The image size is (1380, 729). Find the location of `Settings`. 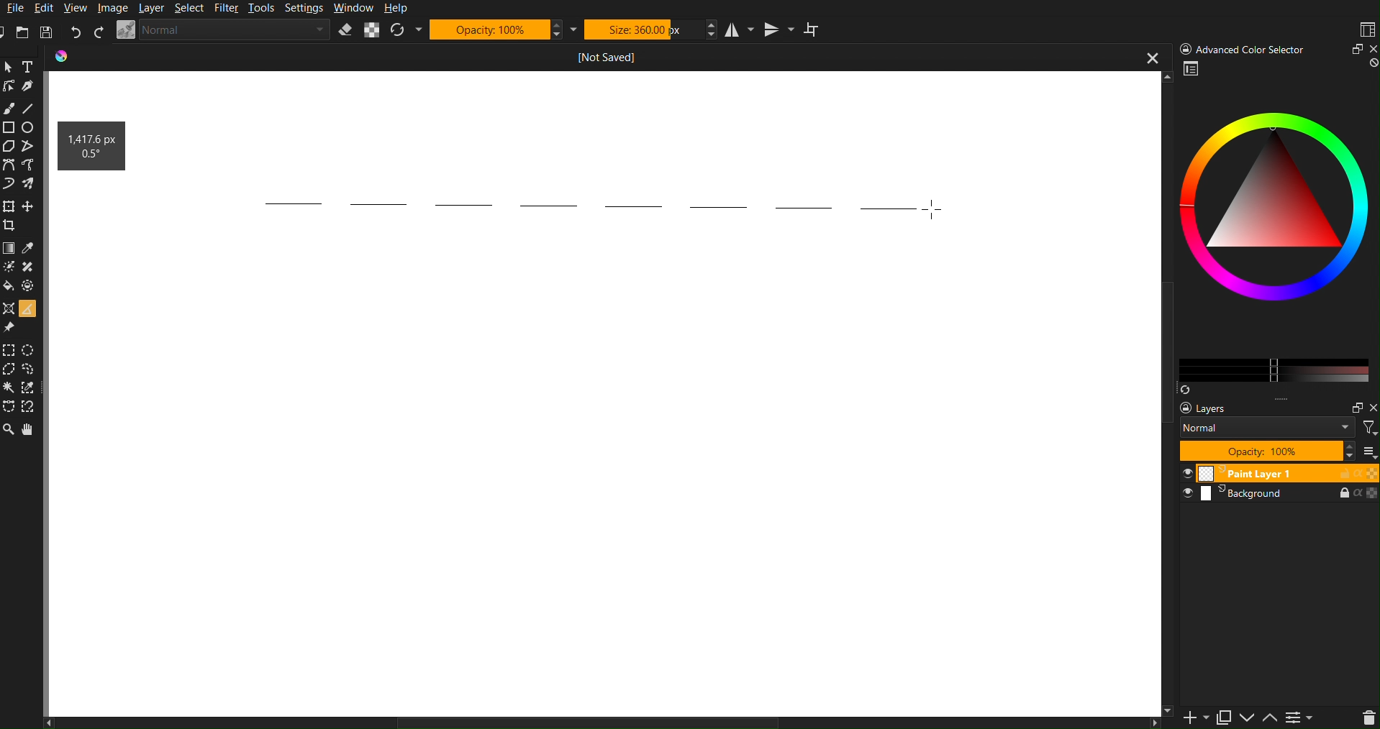

Settings is located at coordinates (304, 9).